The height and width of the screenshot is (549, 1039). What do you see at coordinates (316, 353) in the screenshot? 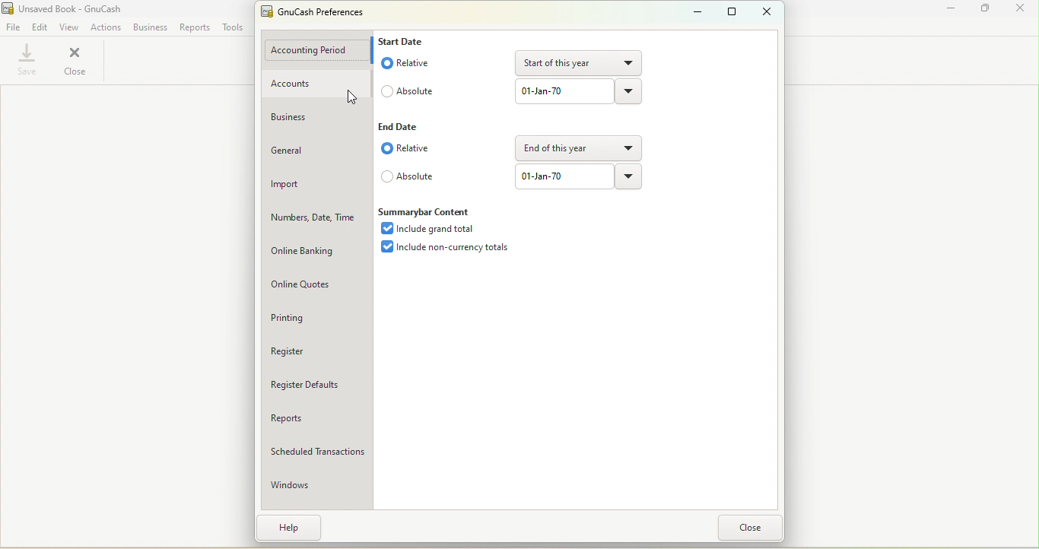
I see `Register` at bounding box center [316, 353].